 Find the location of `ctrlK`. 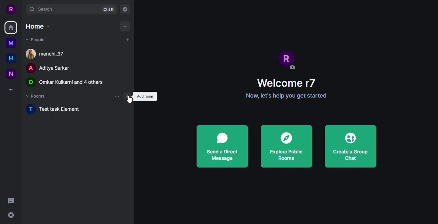

ctrlK is located at coordinates (108, 10).